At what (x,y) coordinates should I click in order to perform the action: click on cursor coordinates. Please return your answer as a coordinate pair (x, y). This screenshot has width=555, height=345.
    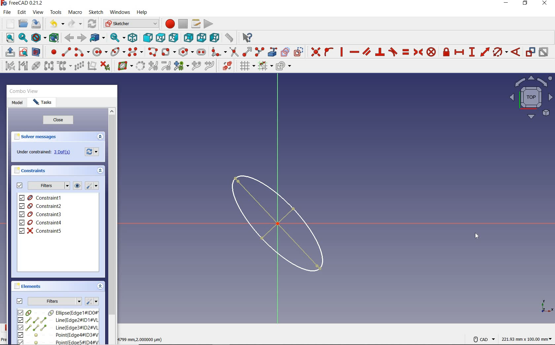
    Looking at the image, I should click on (142, 338).